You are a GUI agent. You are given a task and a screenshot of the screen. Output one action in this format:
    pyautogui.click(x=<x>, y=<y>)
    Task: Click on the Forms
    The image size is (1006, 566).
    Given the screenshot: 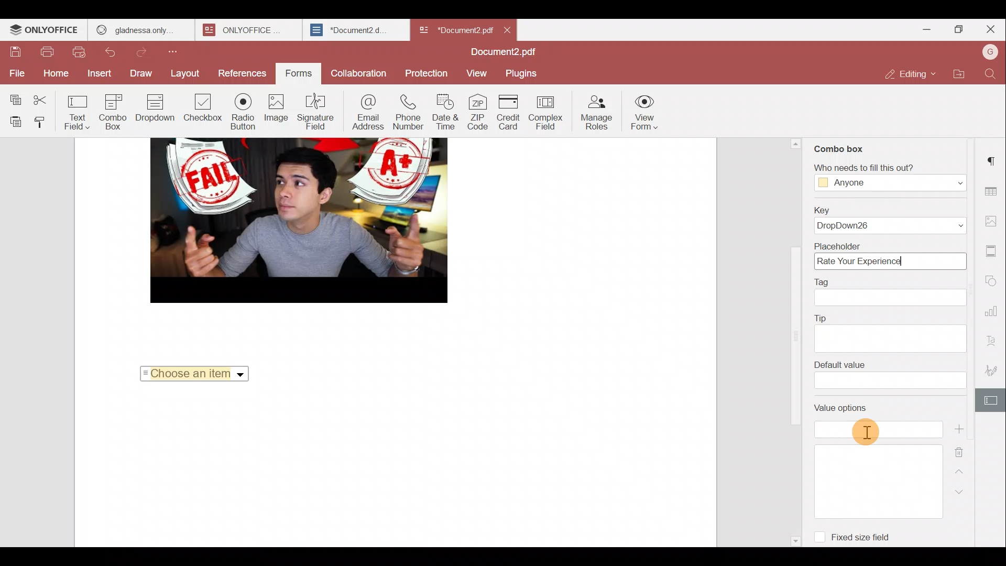 What is the action you would take?
    pyautogui.click(x=295, y=74)
    